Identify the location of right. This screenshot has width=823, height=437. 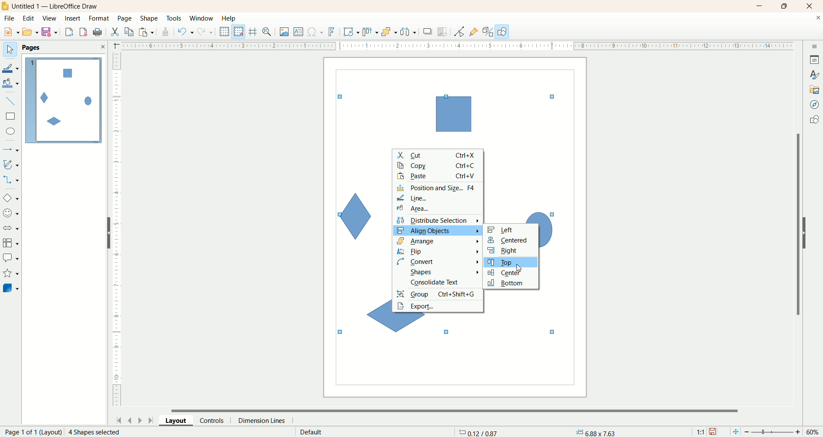
(510, 251).